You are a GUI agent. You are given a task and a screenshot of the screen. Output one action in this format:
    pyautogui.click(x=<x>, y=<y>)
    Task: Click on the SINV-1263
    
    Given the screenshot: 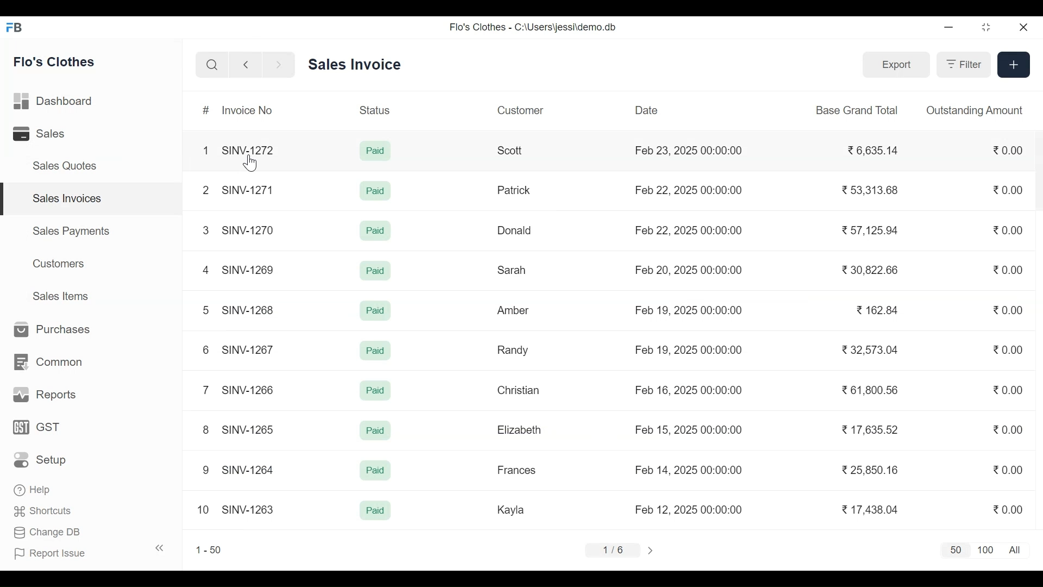 What is the action you would take?
    pyautogui.click(x=248, y=509)
    